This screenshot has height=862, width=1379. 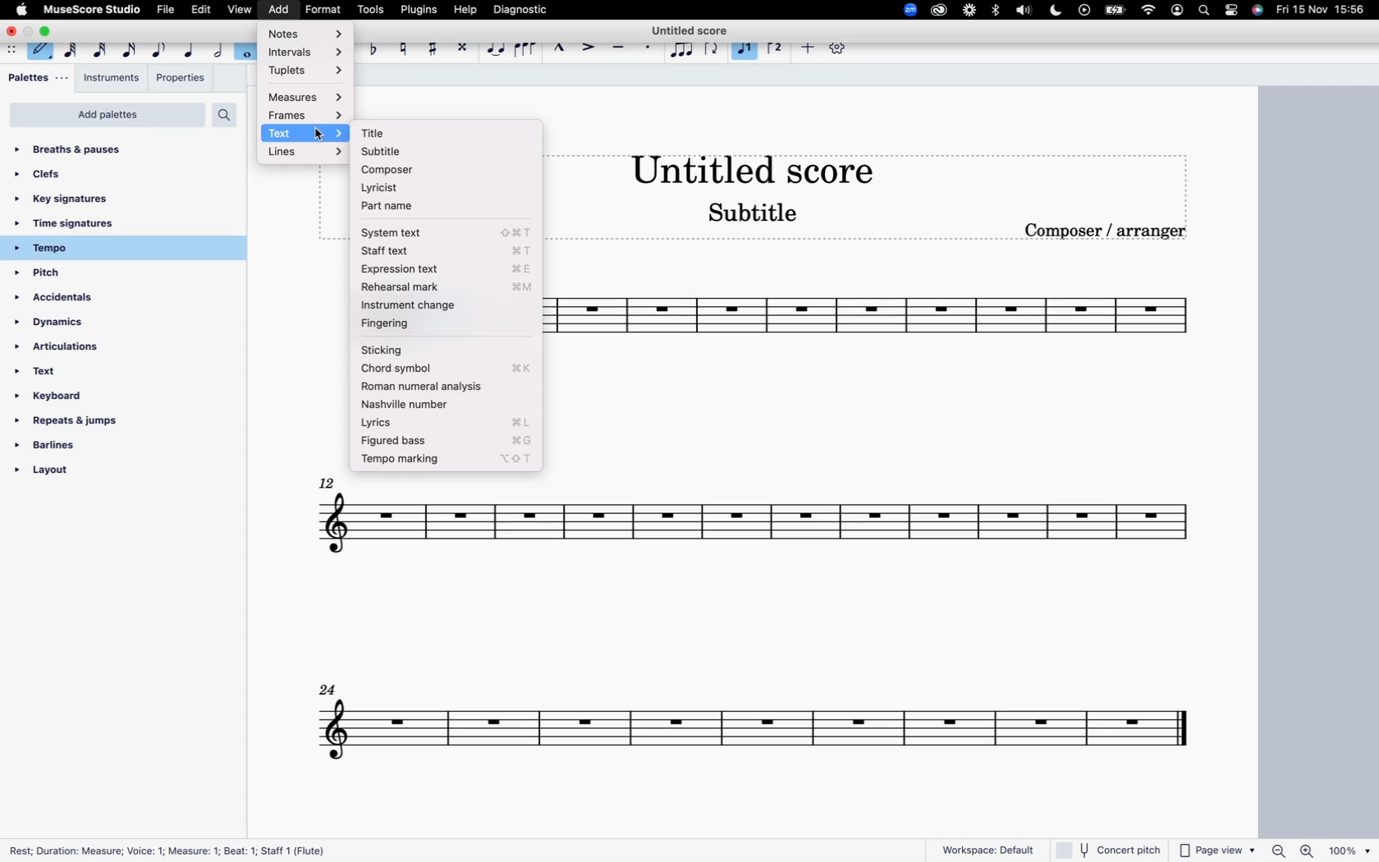 I want to click on voice 2, so click(x=775, y=45).